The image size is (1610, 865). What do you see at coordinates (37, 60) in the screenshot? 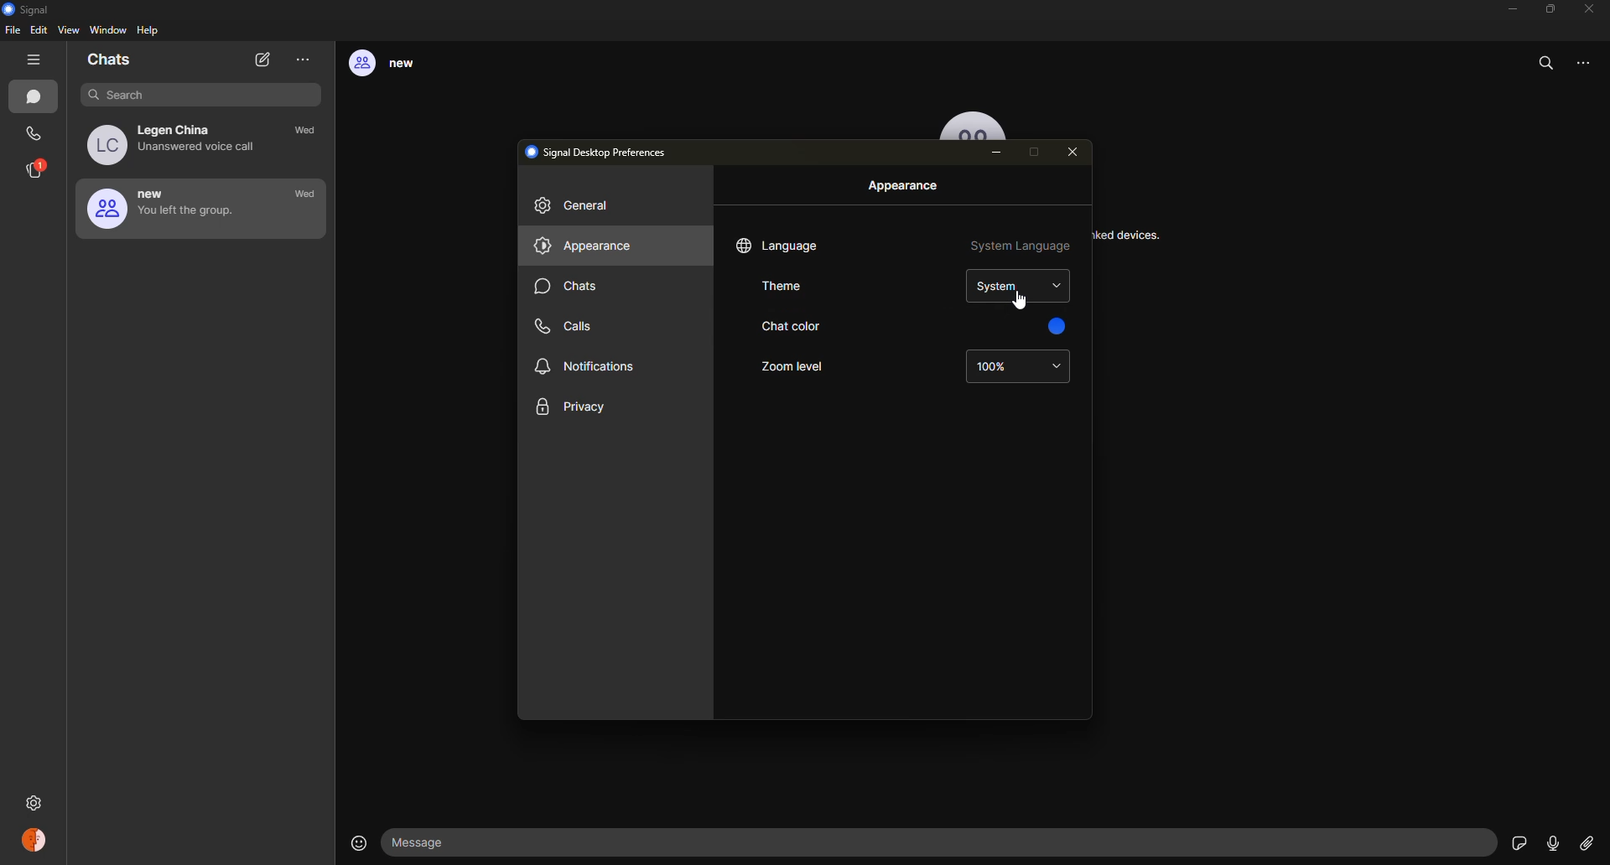
I see `hide tabs` at bounding box center [37, 60].